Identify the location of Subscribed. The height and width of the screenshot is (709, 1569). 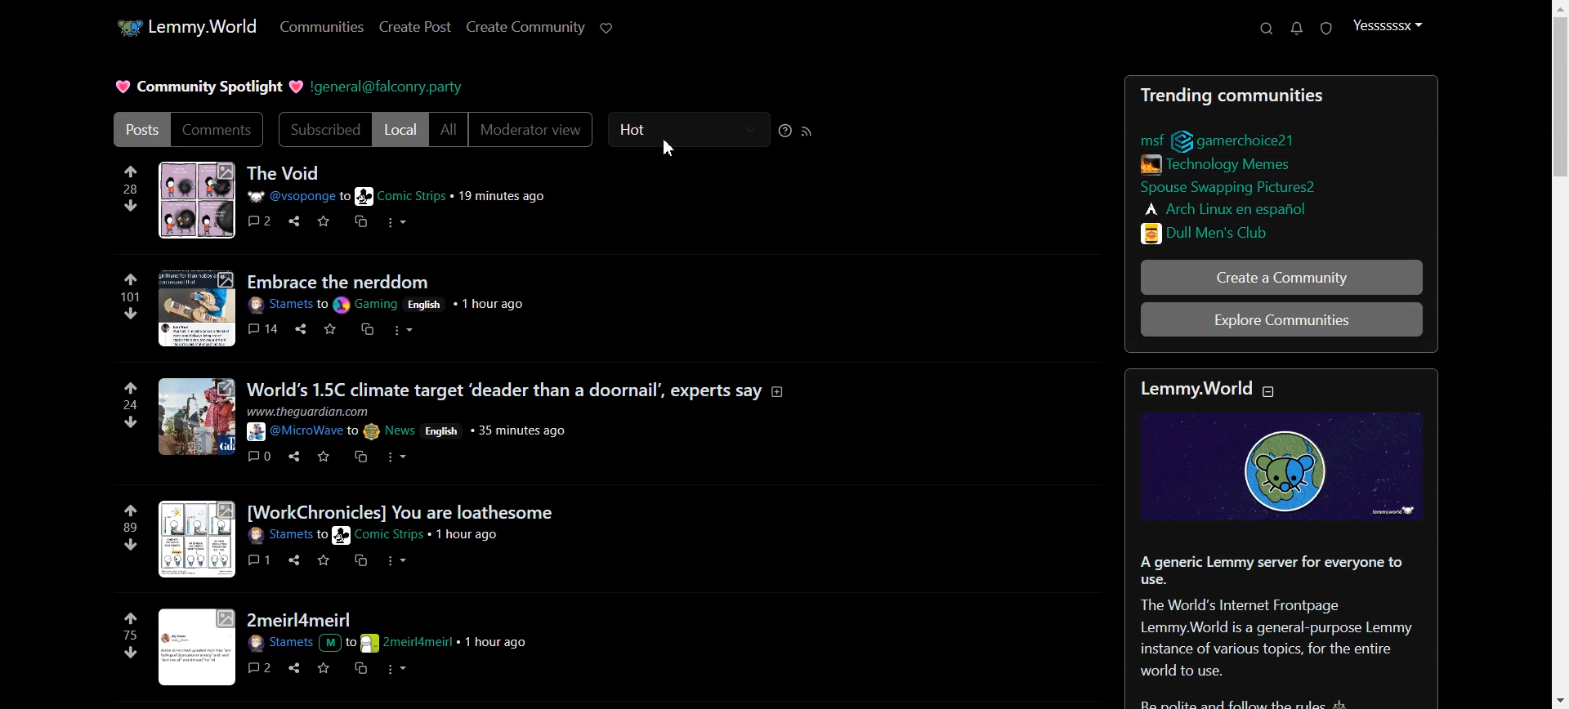
(321, 130).